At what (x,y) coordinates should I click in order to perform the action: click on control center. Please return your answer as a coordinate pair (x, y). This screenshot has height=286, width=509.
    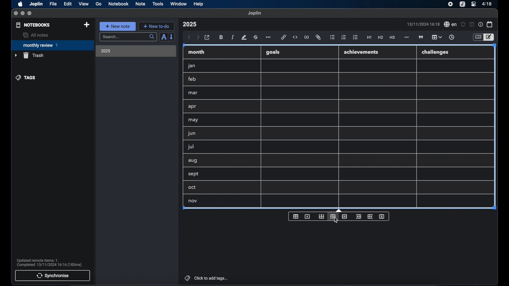
    Looking at the image, I should click on (473, 4).